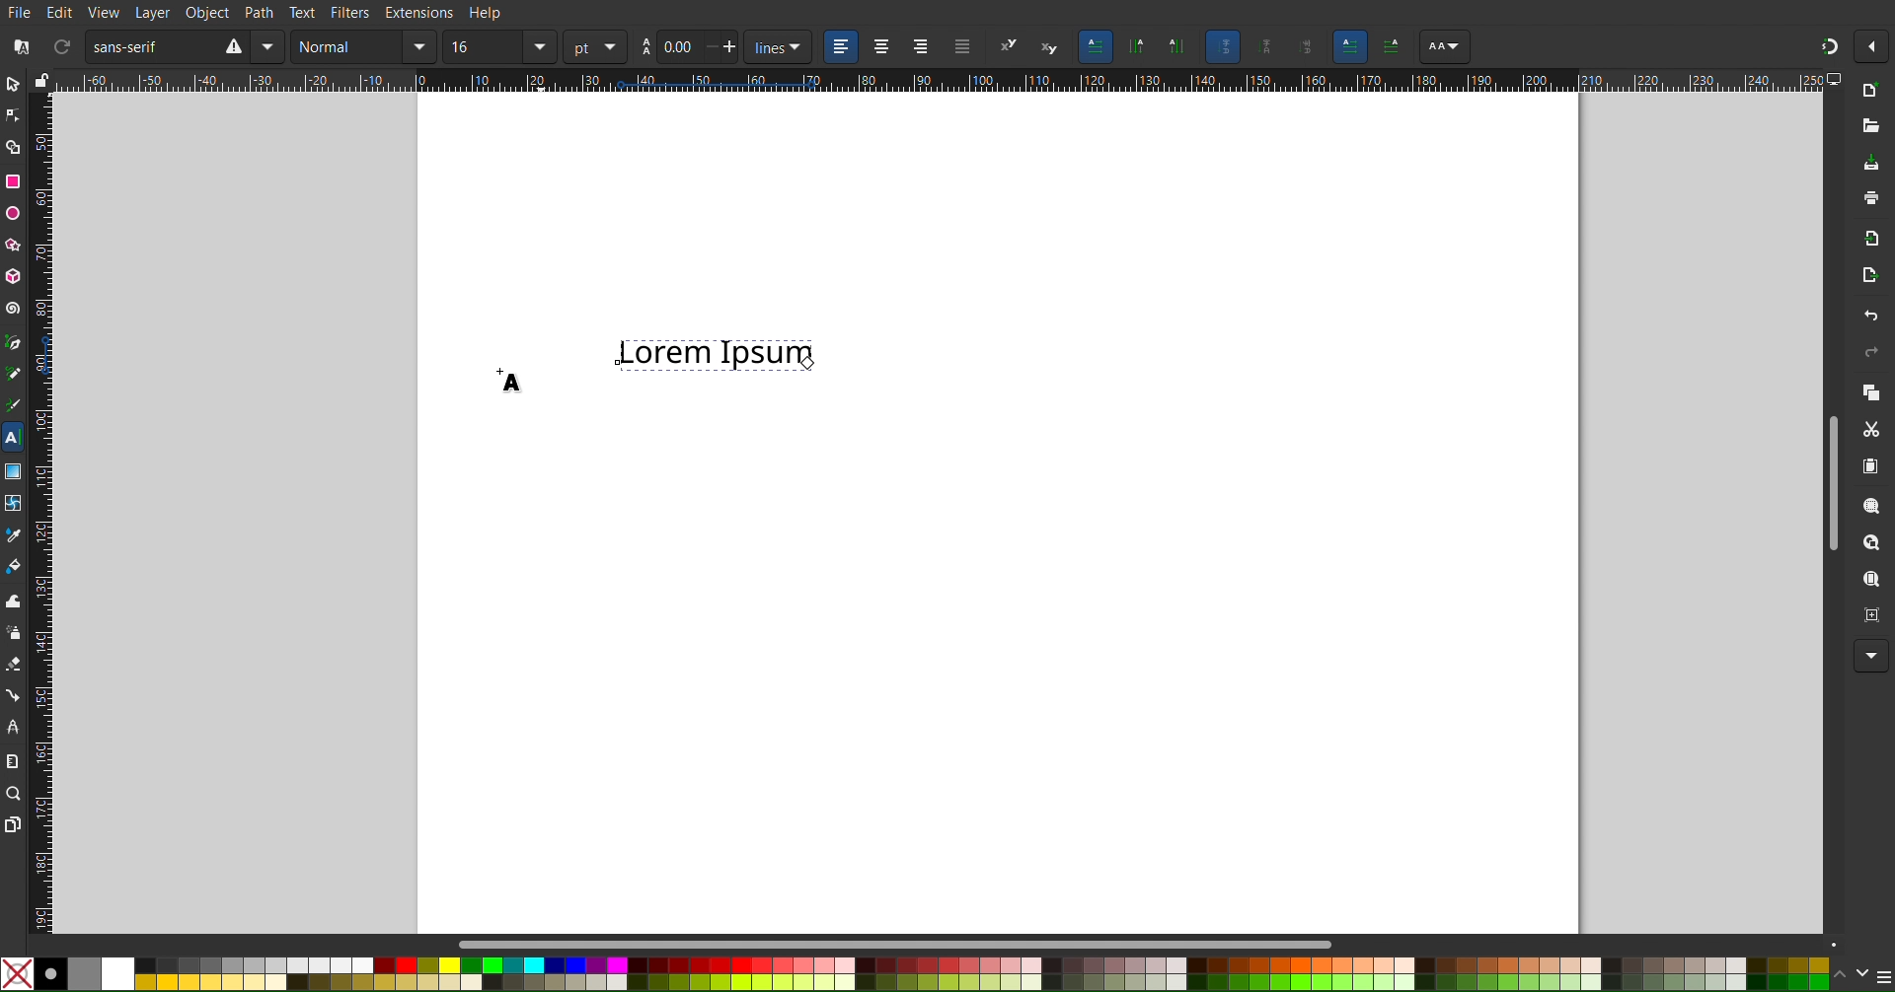  What do you see at coordinates (14, 147) in the screenshot?
I see `Shape Builder Tool` at bounding box center [14, 147].